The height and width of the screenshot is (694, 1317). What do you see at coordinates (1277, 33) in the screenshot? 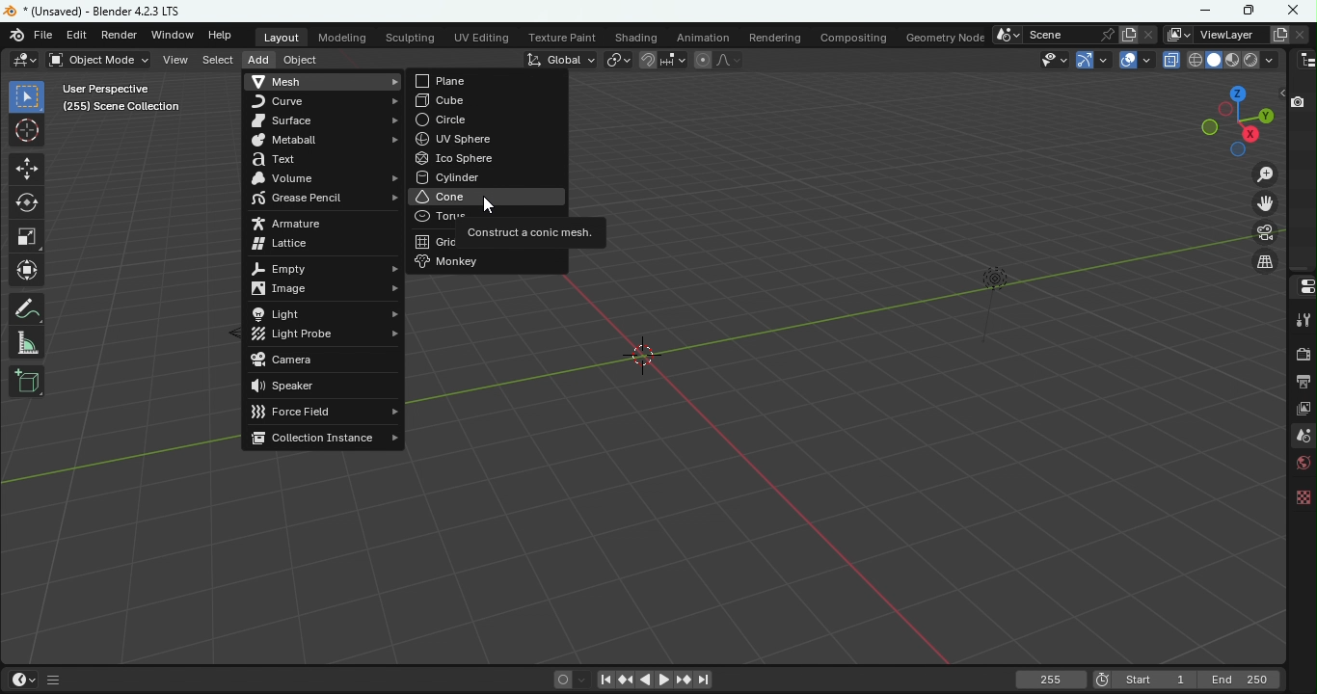
I see `Add view layer` at bounding box center [1277, 33].